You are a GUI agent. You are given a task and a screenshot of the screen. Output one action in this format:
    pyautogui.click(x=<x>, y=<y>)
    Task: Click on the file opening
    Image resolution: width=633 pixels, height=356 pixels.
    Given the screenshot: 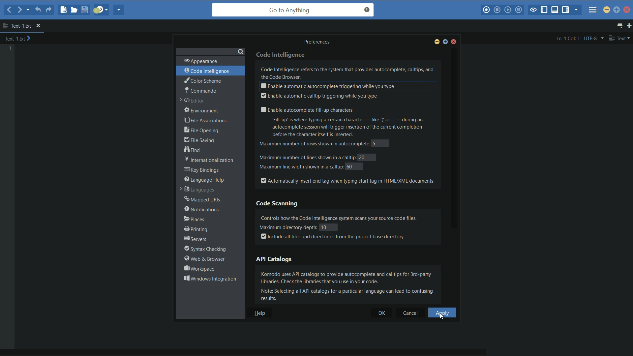 What is the action you would take?
    pyautogui.click(x=202, y=130)
    